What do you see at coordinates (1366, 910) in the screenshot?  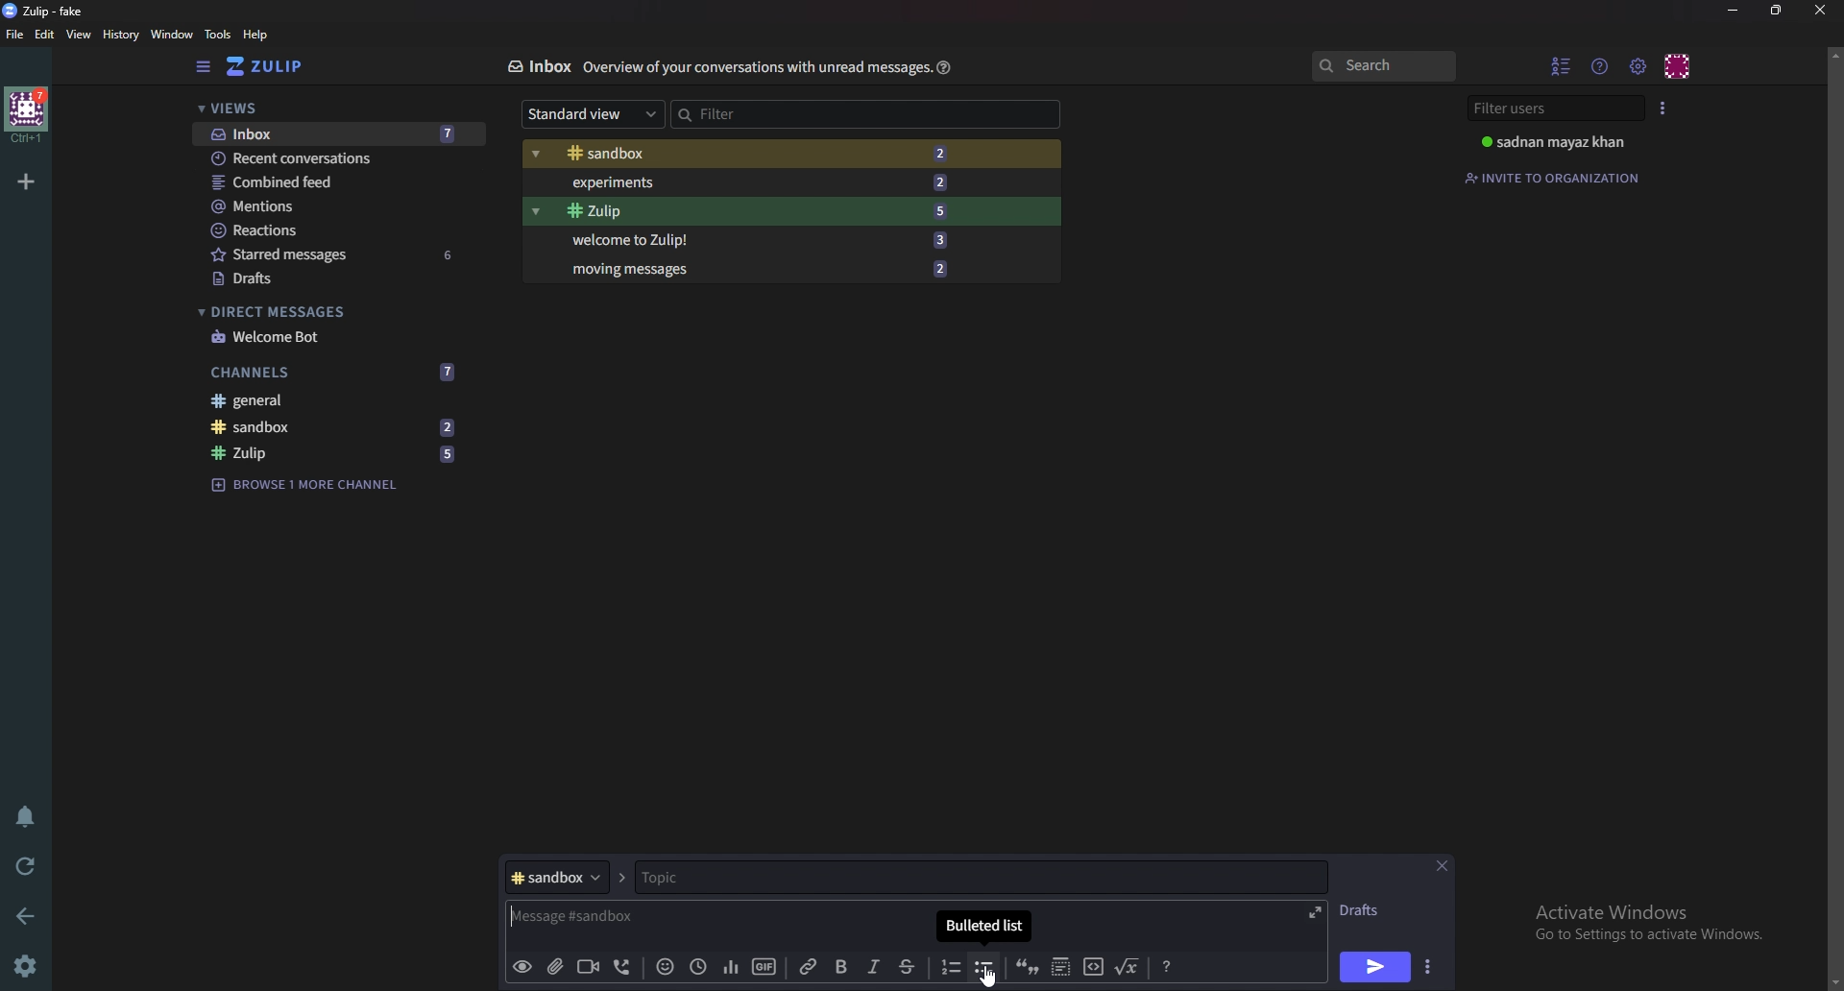 I see `Drafts` at bounding box center [1366, 910].